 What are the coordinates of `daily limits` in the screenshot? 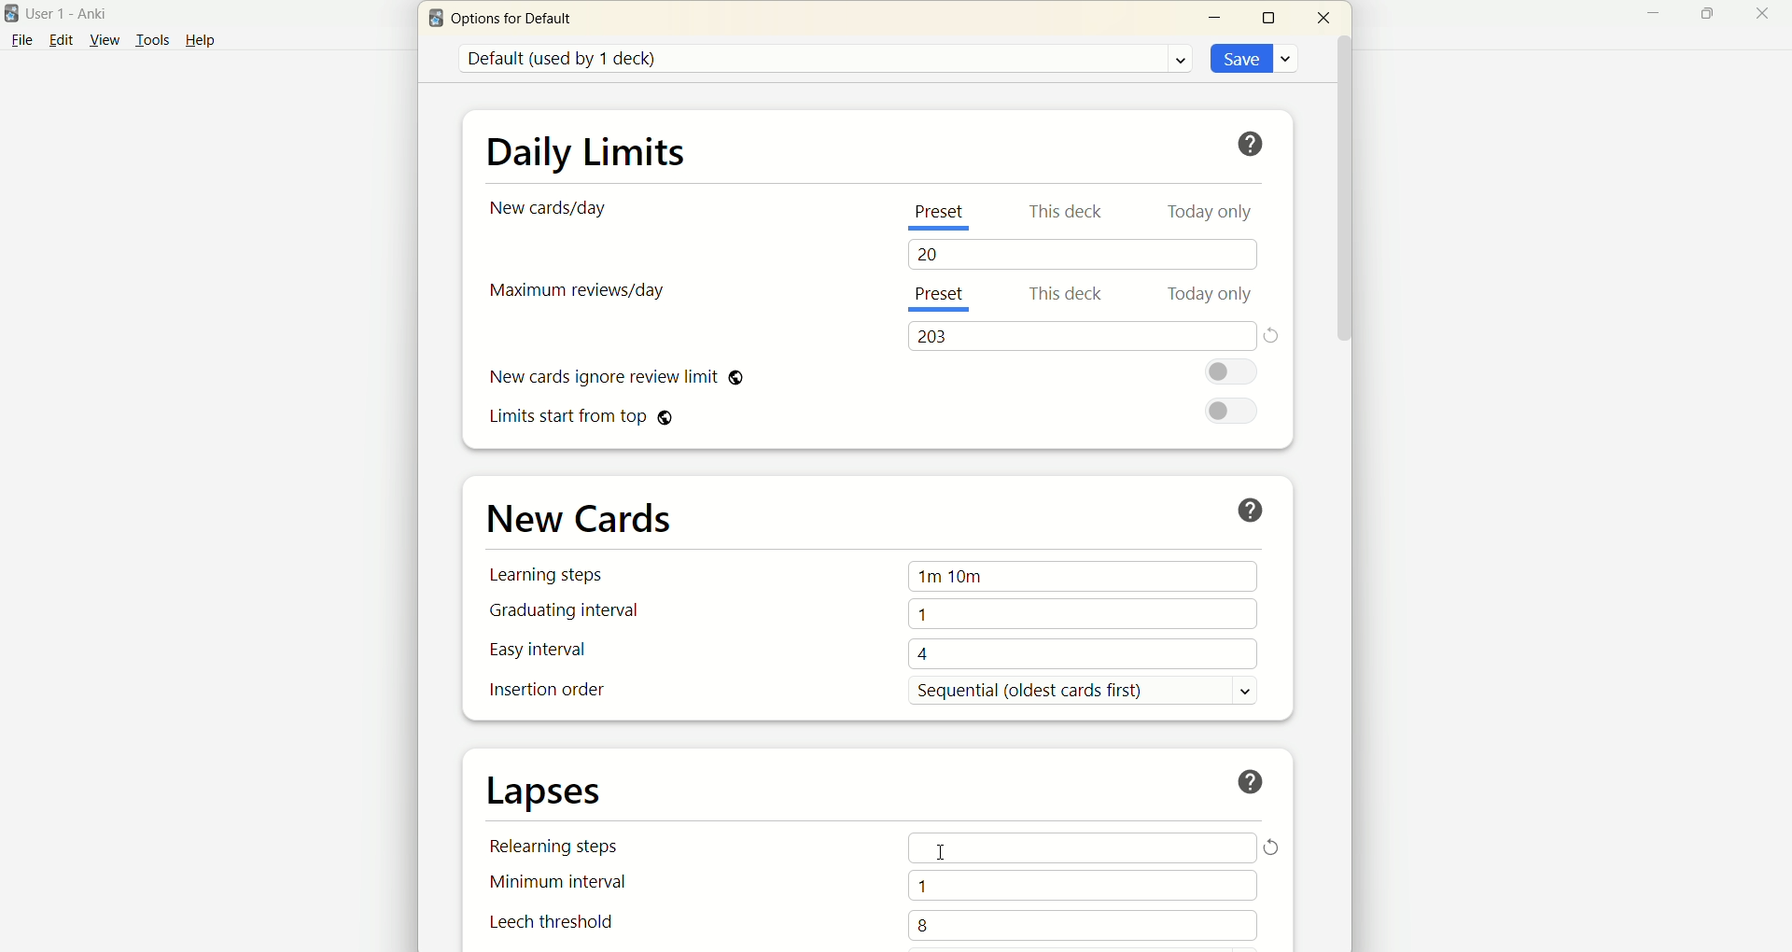 It's located at (583, 149).